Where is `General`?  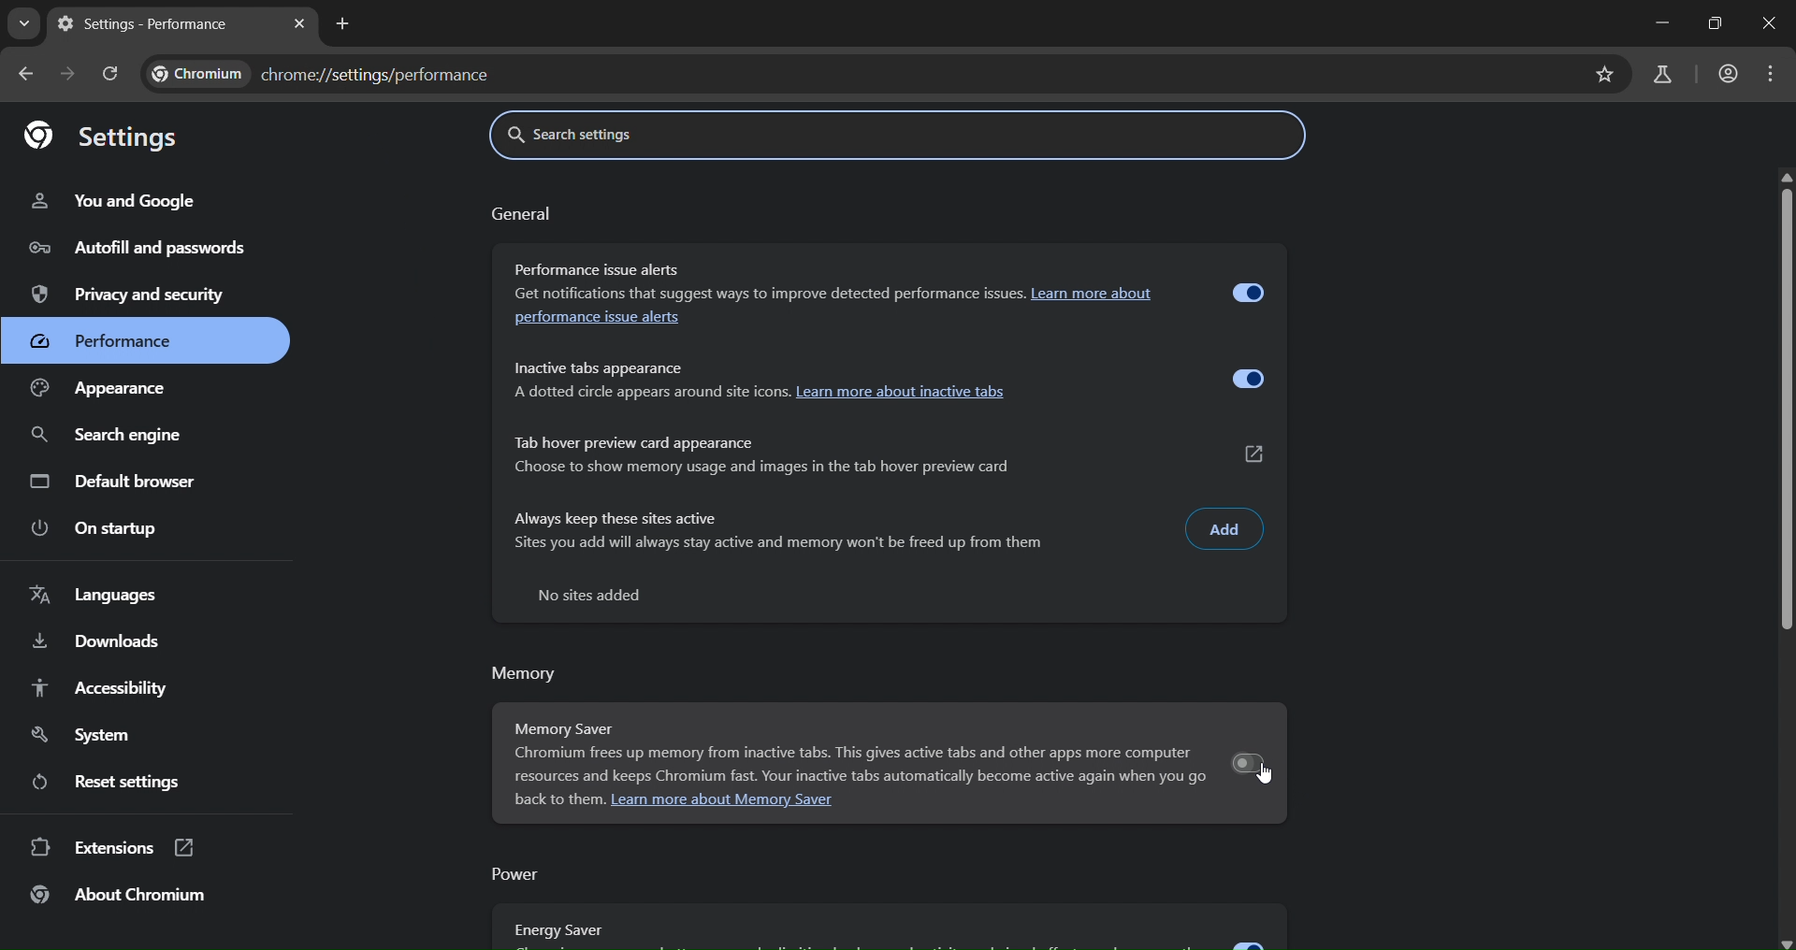
General is located at coordinates (522, 217).